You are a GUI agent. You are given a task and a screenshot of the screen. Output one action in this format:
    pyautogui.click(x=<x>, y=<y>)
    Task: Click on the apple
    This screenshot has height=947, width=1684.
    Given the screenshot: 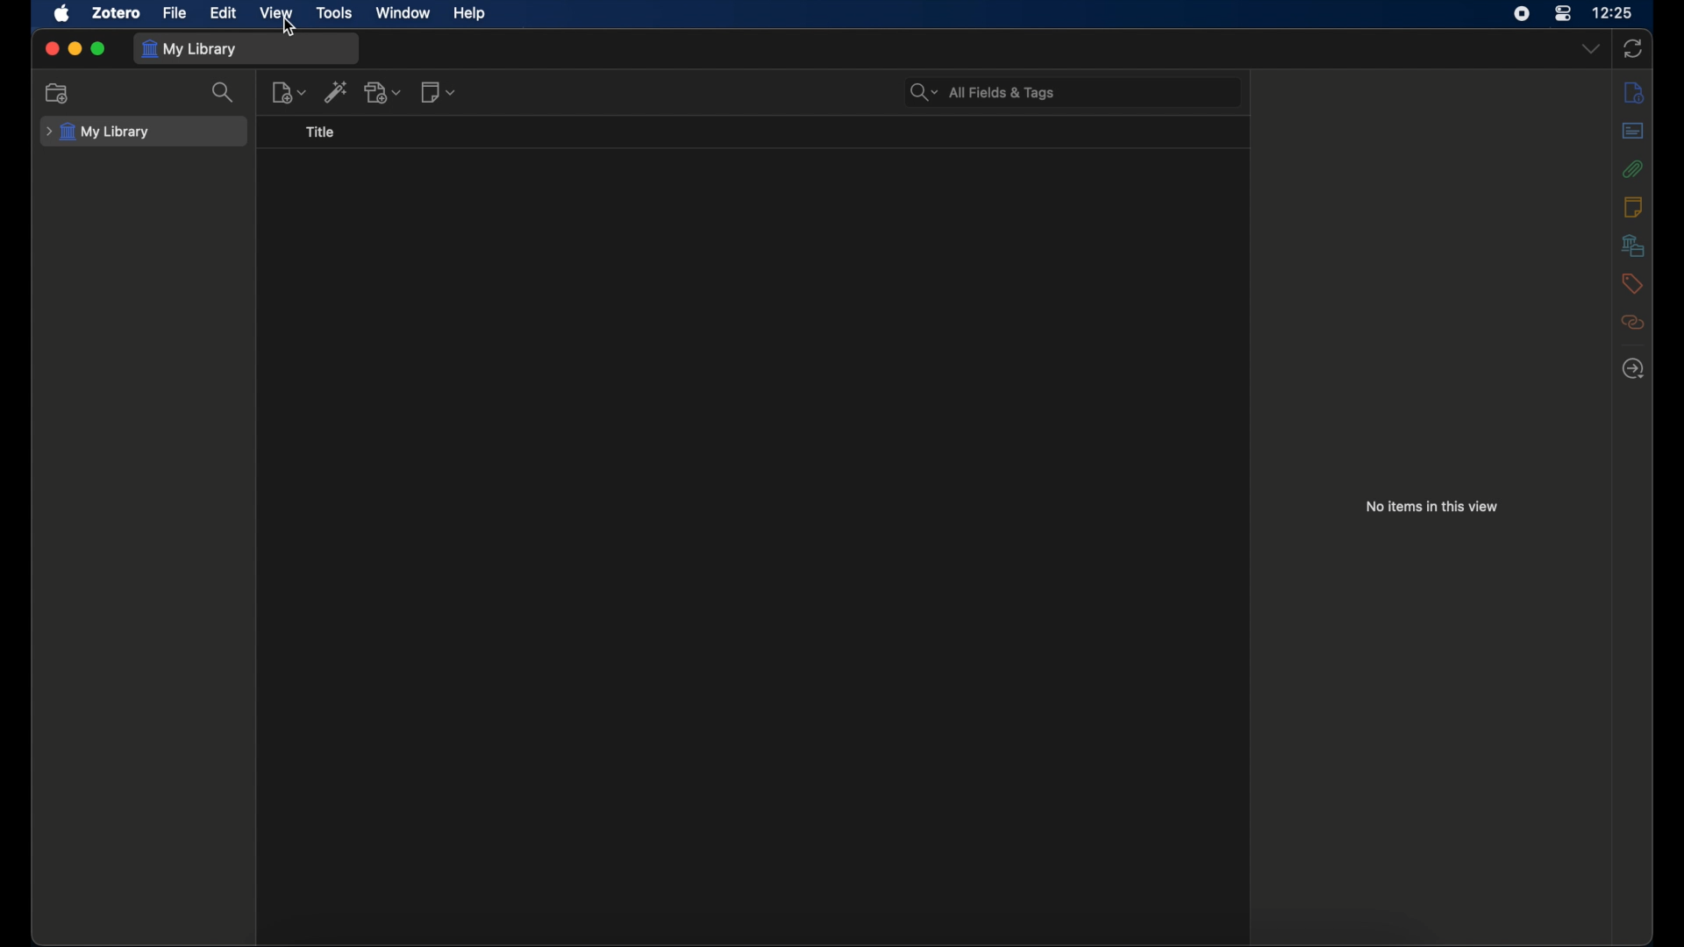 What is the action you would take?
    pyautogui.click(x=61, y=14)
    